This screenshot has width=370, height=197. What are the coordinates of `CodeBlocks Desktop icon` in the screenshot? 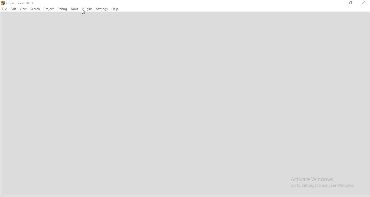 It's located at (2, 3).